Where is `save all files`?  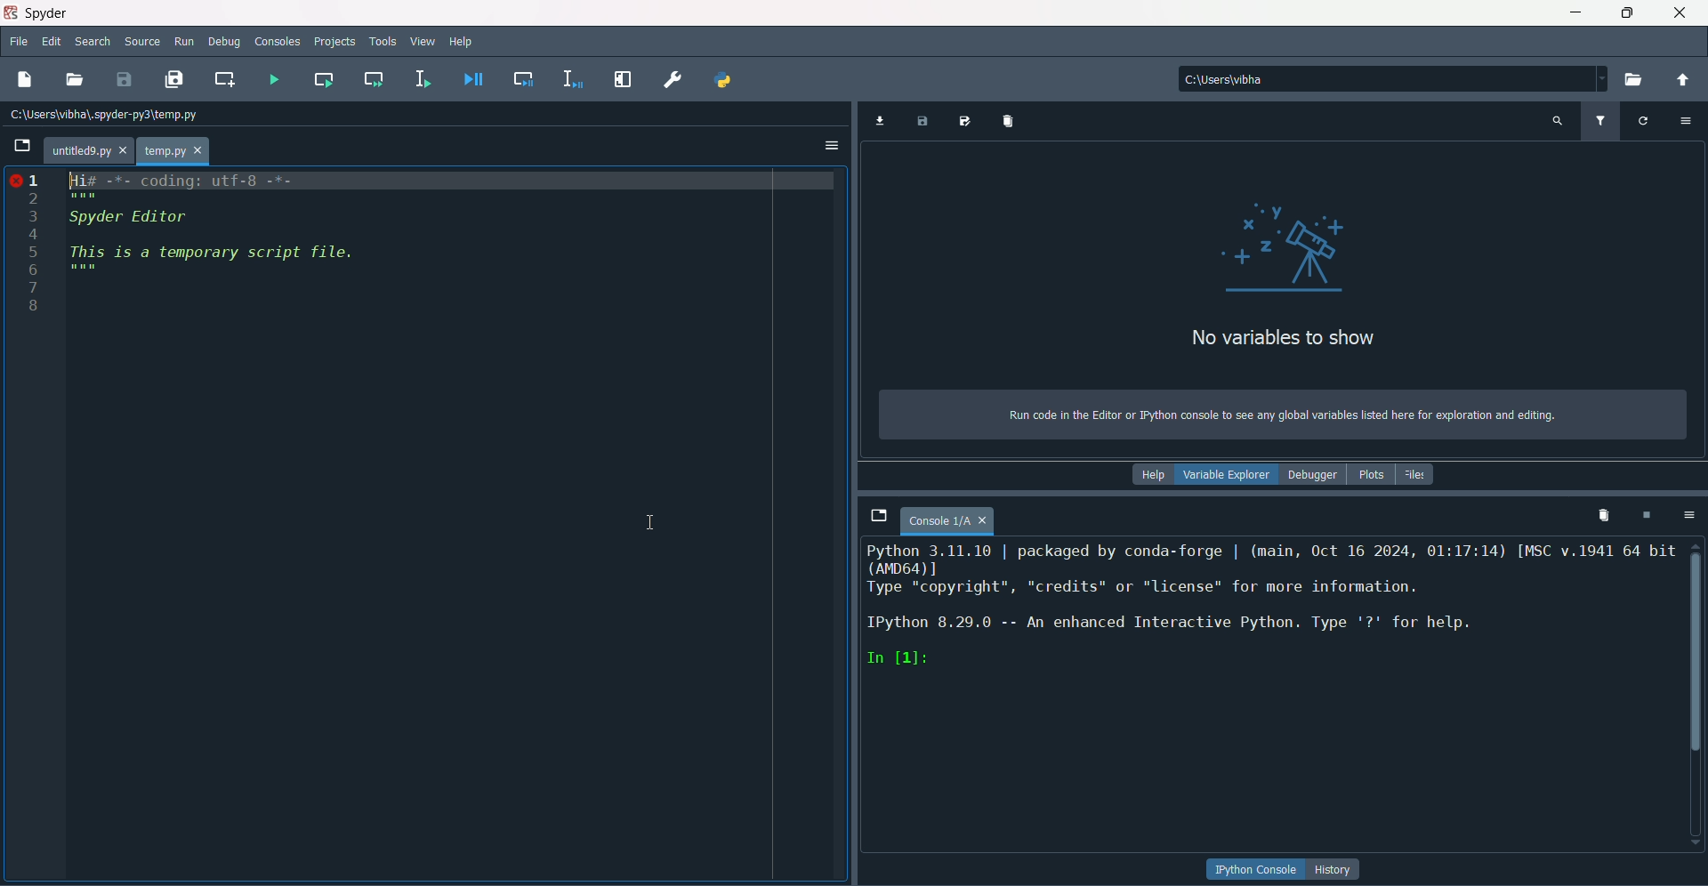
save all files is located at coordinates (173, 79).